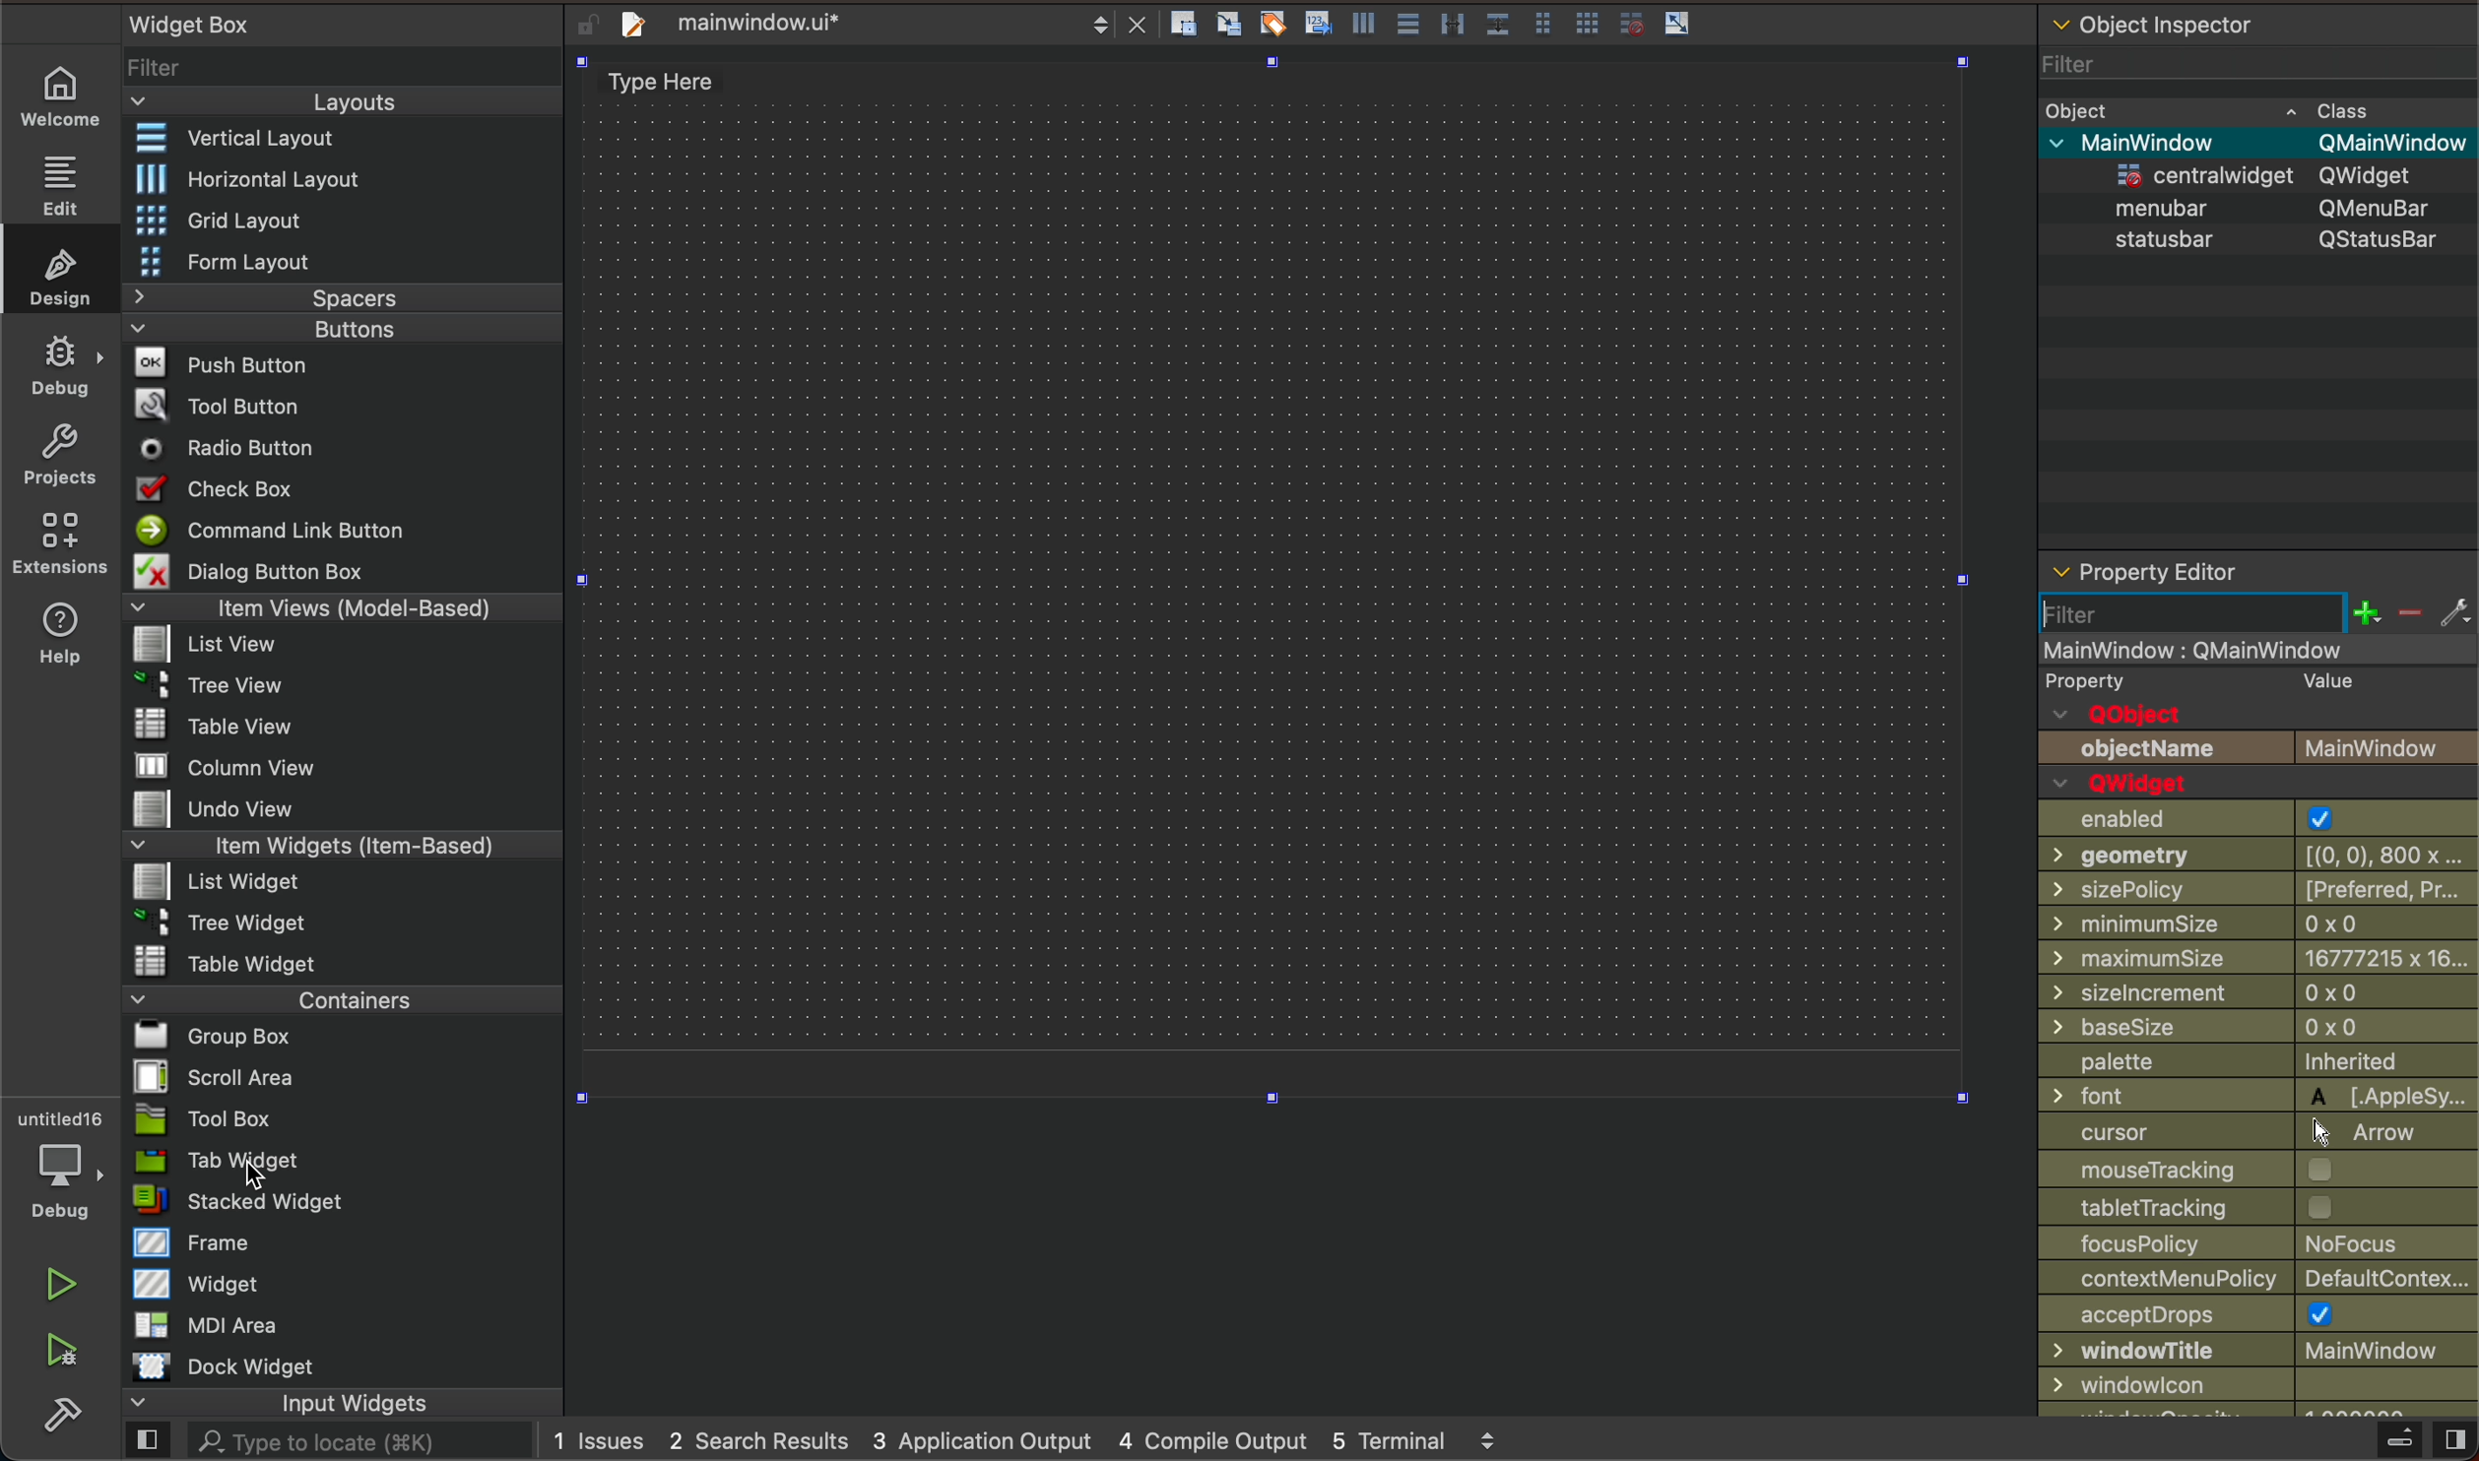 The height and width of the screenshot is (1461, 2479). What do you see at coordinates (2259, 612) in the screenshot?
I see `filter section` at bounding box center [2259, 612].